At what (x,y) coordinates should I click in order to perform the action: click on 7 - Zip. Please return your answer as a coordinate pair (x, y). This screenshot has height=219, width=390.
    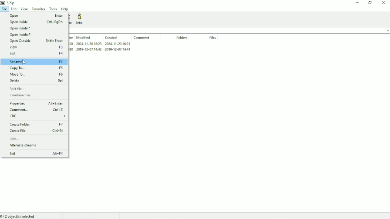
    Looking at the image, I should click on (9, 2).